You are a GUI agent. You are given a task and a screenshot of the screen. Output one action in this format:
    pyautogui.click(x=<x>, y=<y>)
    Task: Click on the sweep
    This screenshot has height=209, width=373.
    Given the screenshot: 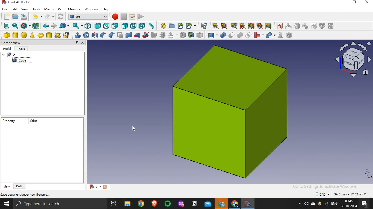 What is the action you would take?
    pyautogui.click(x=145, y=35)
    